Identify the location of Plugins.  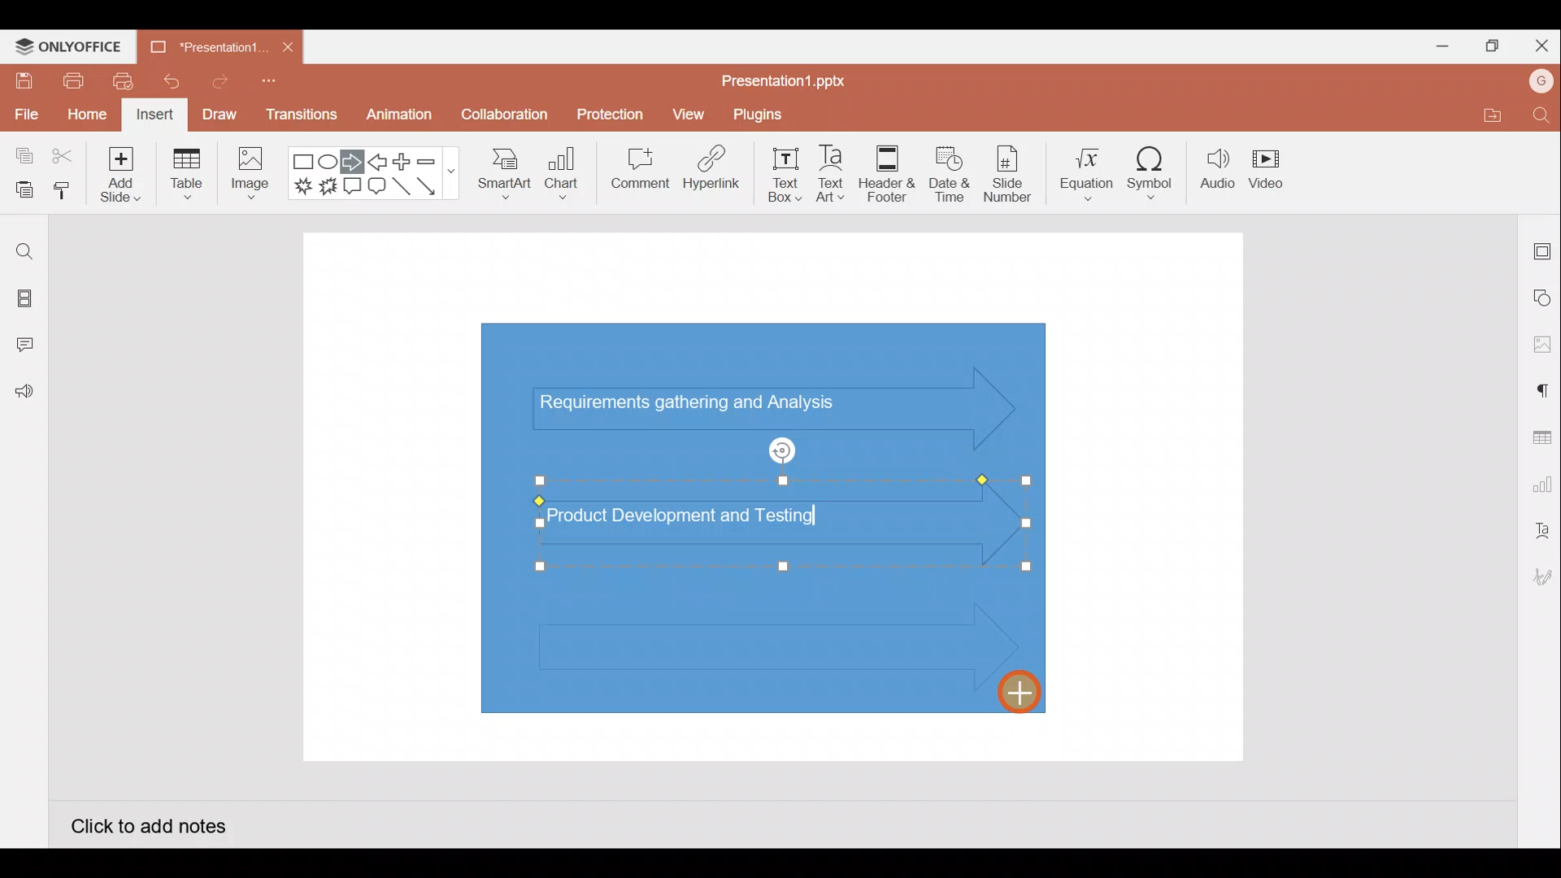
(769, 112).